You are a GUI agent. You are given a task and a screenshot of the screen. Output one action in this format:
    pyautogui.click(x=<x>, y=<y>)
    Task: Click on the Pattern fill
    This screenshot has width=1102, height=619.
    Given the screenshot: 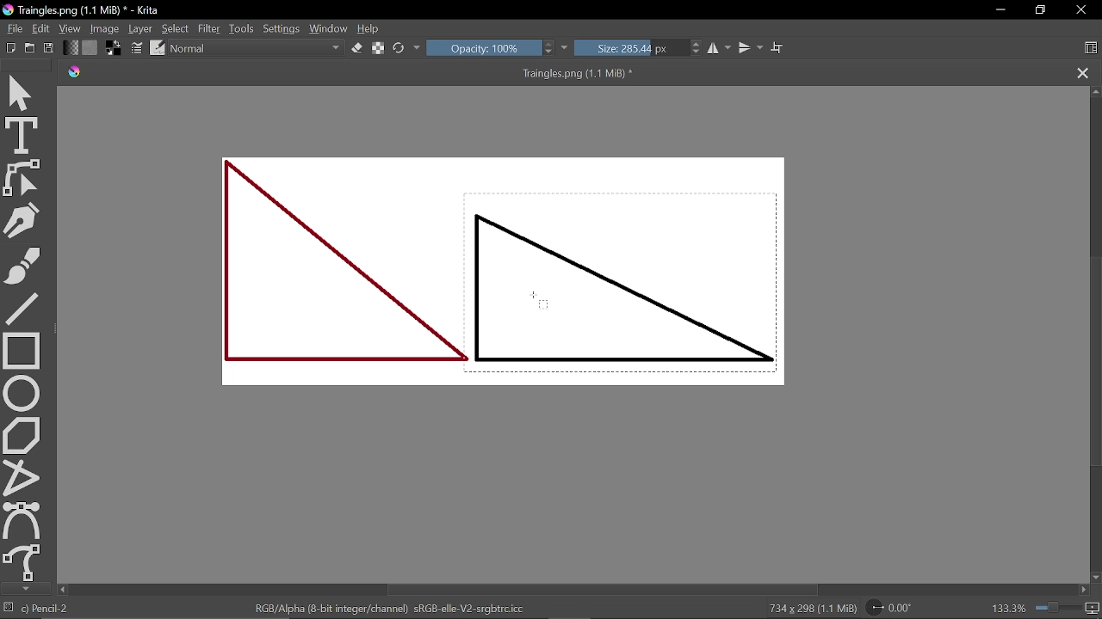 What is the action you would take?
    pyautogui.click(x=91, y=48)
    